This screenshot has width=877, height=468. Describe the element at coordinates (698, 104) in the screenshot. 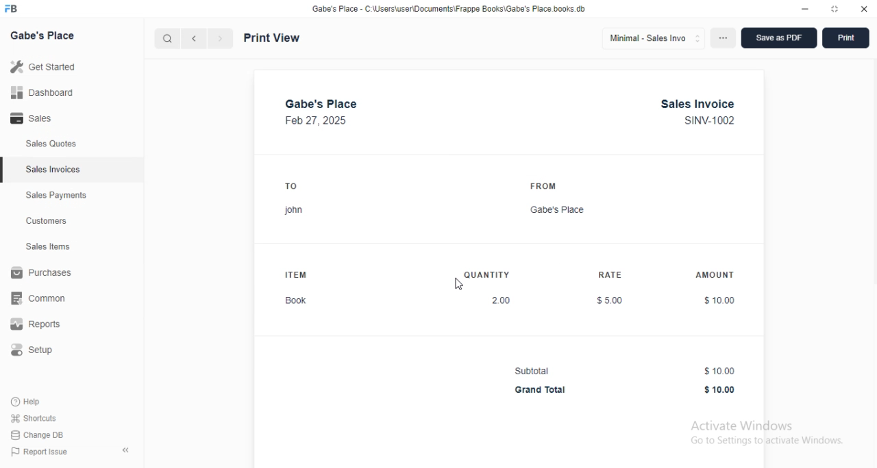

I see `Sales Invoice` at that location.